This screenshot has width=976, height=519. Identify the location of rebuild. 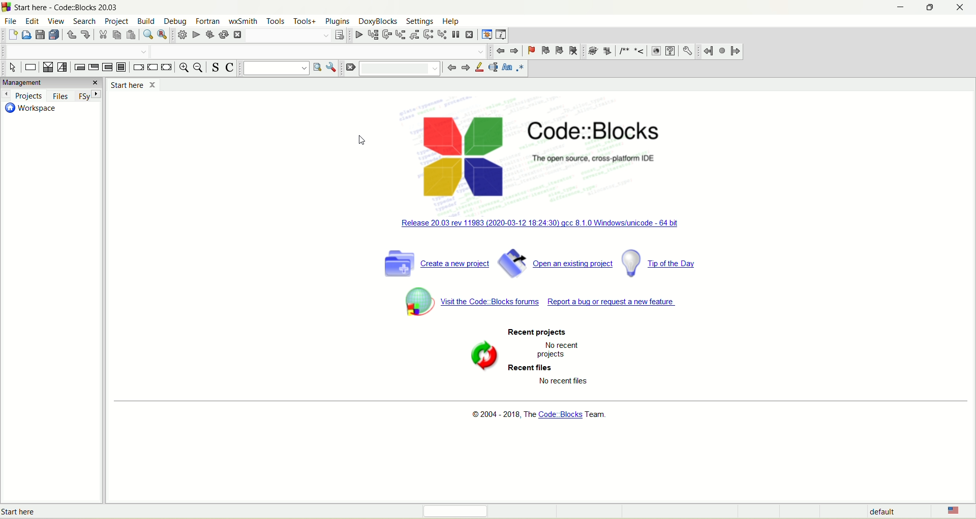
(222, 35).